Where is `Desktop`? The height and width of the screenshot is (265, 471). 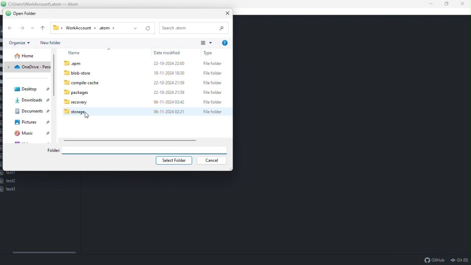
Desktop is located at coordinates (31, 88).